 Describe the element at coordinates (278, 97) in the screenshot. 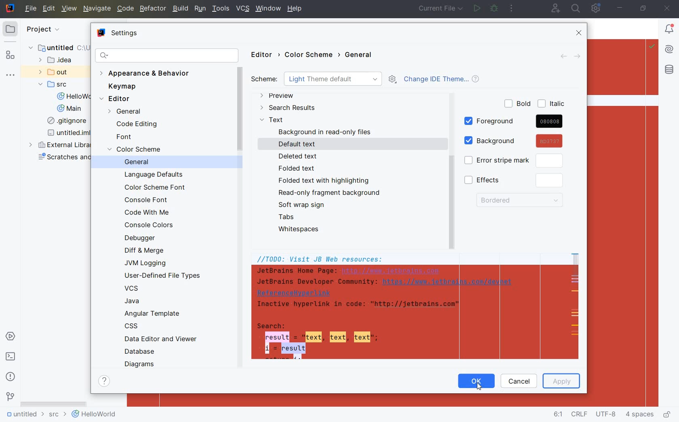

I see `PREVIEW` at that location.